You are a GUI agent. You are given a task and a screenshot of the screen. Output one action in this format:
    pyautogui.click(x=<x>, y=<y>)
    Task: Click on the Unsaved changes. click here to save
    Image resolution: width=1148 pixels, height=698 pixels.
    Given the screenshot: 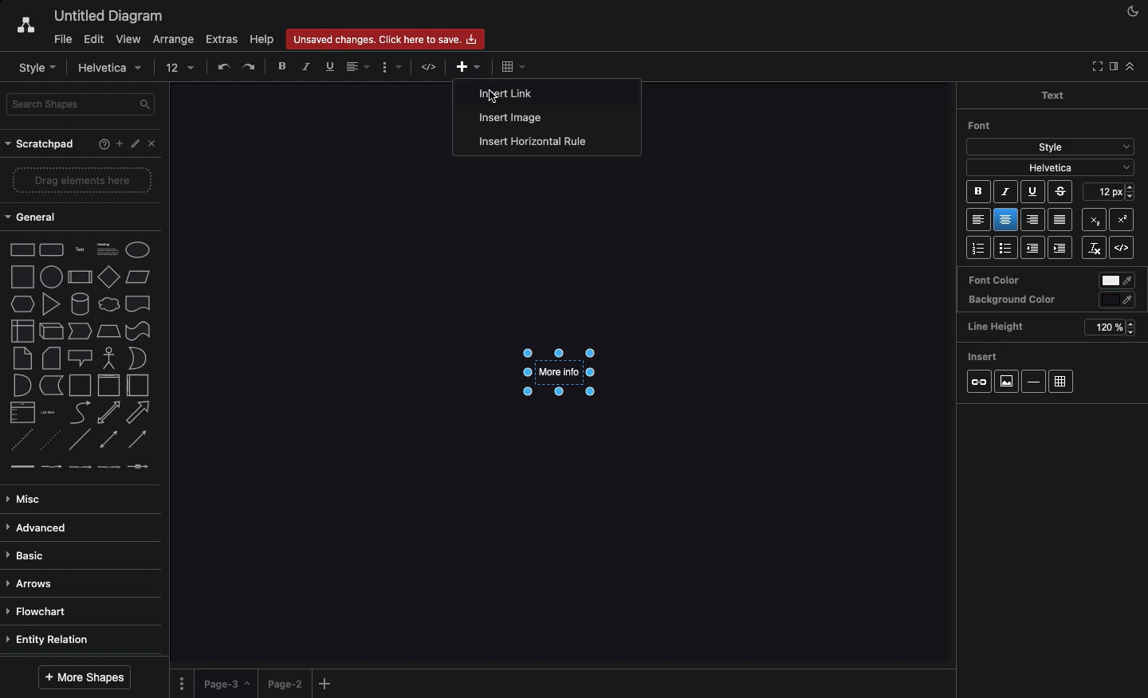 What is the action you would take?
    pyautogui.click(x=383, y=38)
    